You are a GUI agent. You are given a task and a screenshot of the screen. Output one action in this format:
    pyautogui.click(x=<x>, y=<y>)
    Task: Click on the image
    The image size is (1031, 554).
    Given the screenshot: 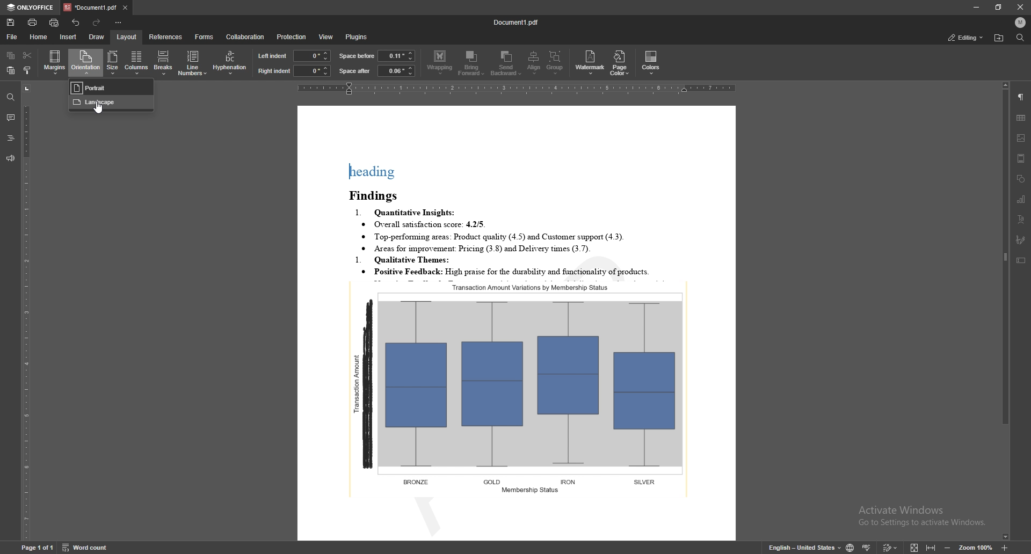 What is the action you would take?
    pyautogui.click(x=1022, y=138)
    